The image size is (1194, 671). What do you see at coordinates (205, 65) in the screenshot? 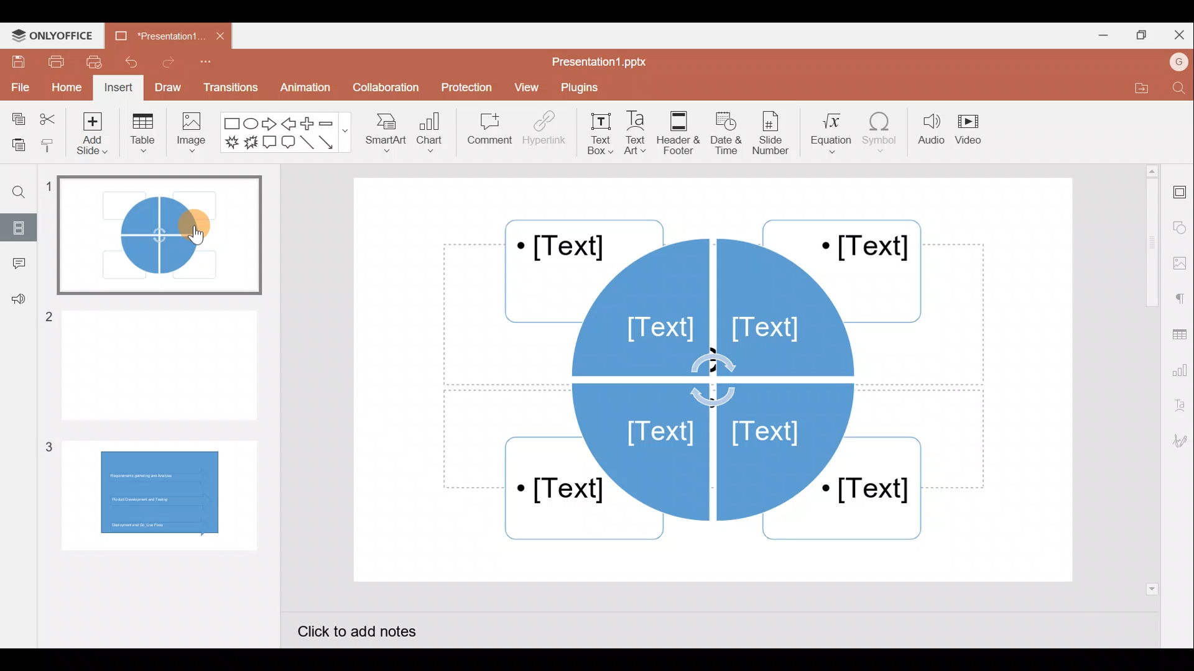
I see `Customize quick access toolbar` at bounding box center [205, 65].